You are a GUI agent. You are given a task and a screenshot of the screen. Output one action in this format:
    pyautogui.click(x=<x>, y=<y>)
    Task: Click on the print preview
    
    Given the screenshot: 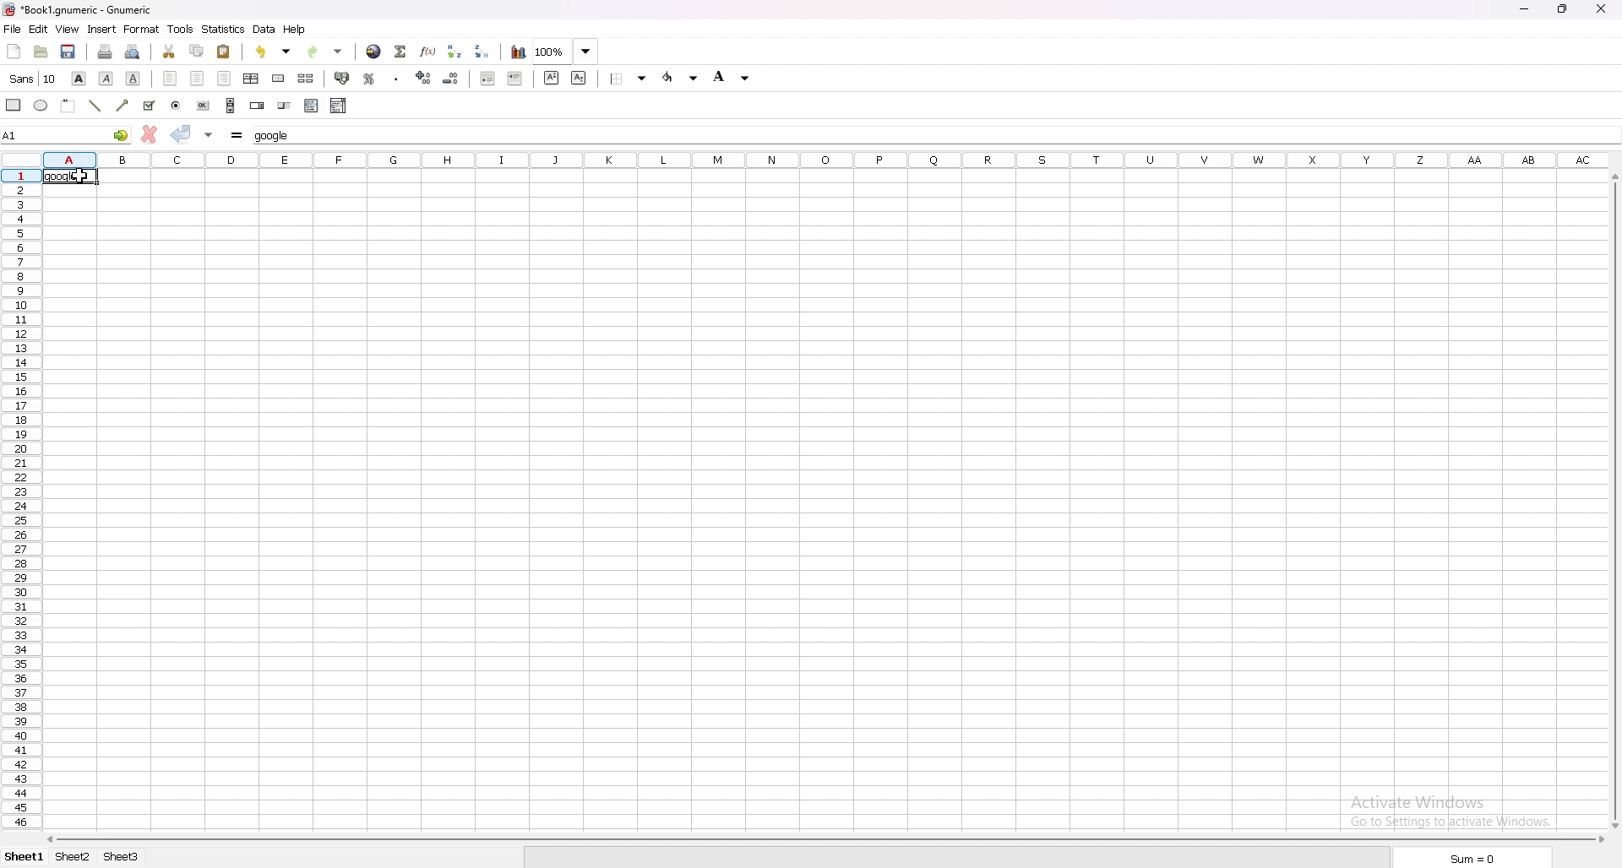 What is the action you would take?
    pyautogui.click(x=134, y=52)
    